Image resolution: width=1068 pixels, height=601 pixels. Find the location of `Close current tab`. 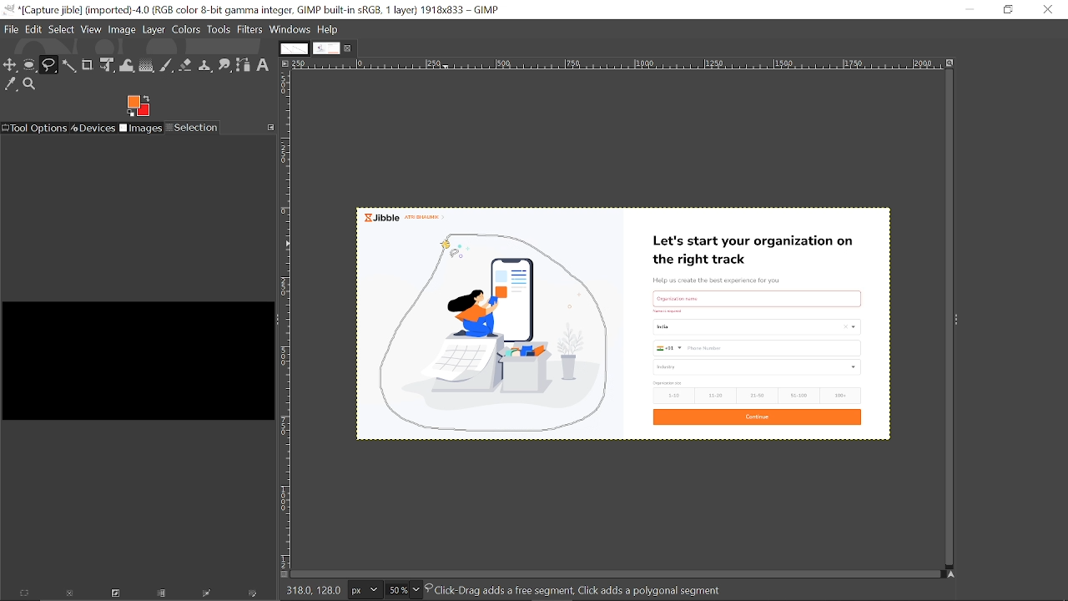

Close current tab is located at coordinates (350, 51).